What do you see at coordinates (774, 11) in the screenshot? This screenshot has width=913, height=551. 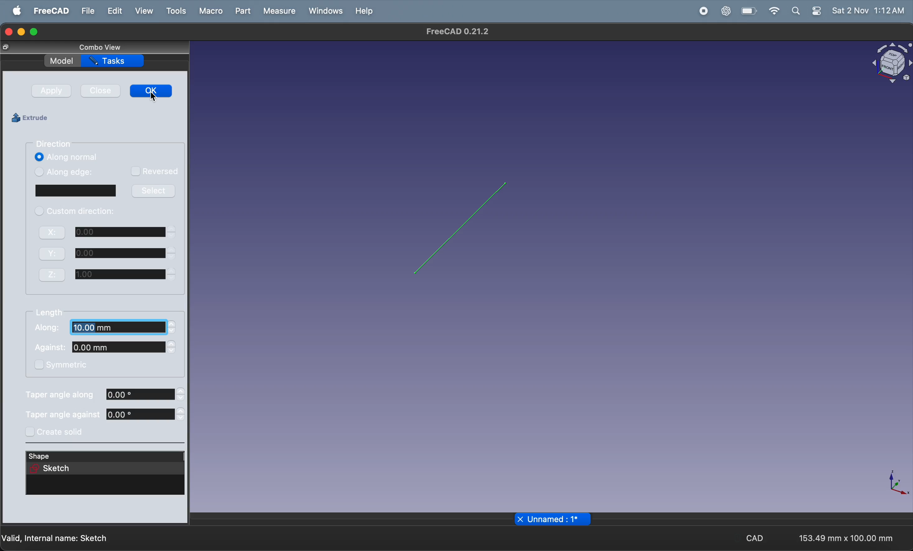 I see `wifi` at bounding box center [774, 11].